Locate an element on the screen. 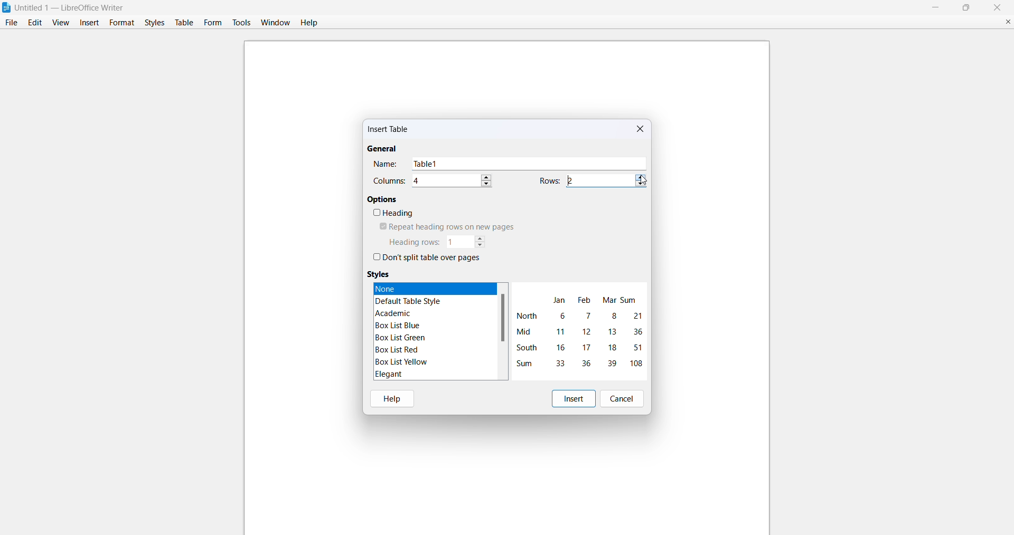 This screenshot has width=1014, height=535. repeat heading rows on new pages 2 is located at coordinates (444, 227).